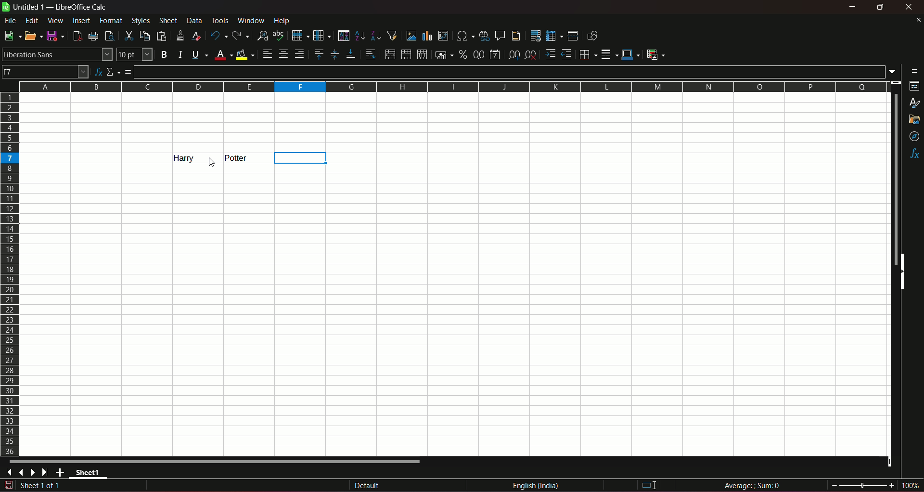 The width and height of the screenshot is (924, 492). What do you see at coordinates (140, 20) in the screenshot?
I see `styles` at bounding box center [140, 20].